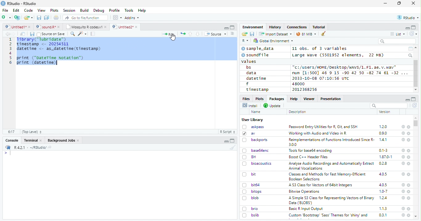  What do you see at coordinates (232, 141) in the screenshot?
I see `Full screen` at bounding box center [232, 141].